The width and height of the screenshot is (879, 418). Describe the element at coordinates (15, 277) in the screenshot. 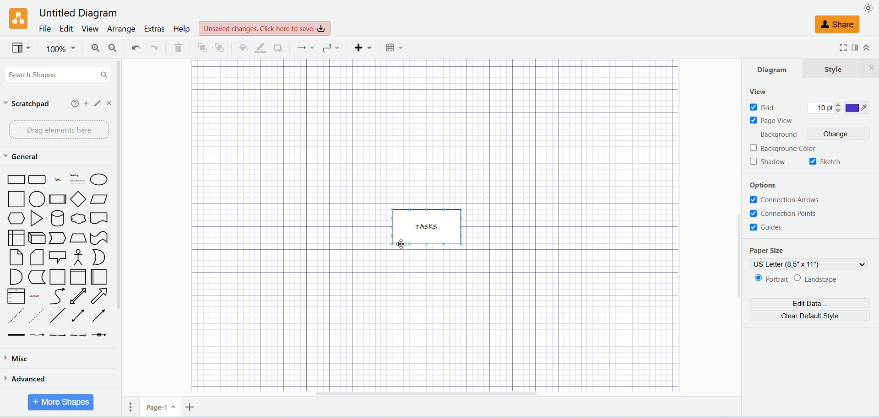

I see `And` at that location.